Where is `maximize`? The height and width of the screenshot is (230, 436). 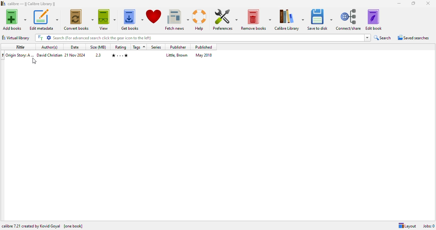 maximize is located at coordinates (413, 3).